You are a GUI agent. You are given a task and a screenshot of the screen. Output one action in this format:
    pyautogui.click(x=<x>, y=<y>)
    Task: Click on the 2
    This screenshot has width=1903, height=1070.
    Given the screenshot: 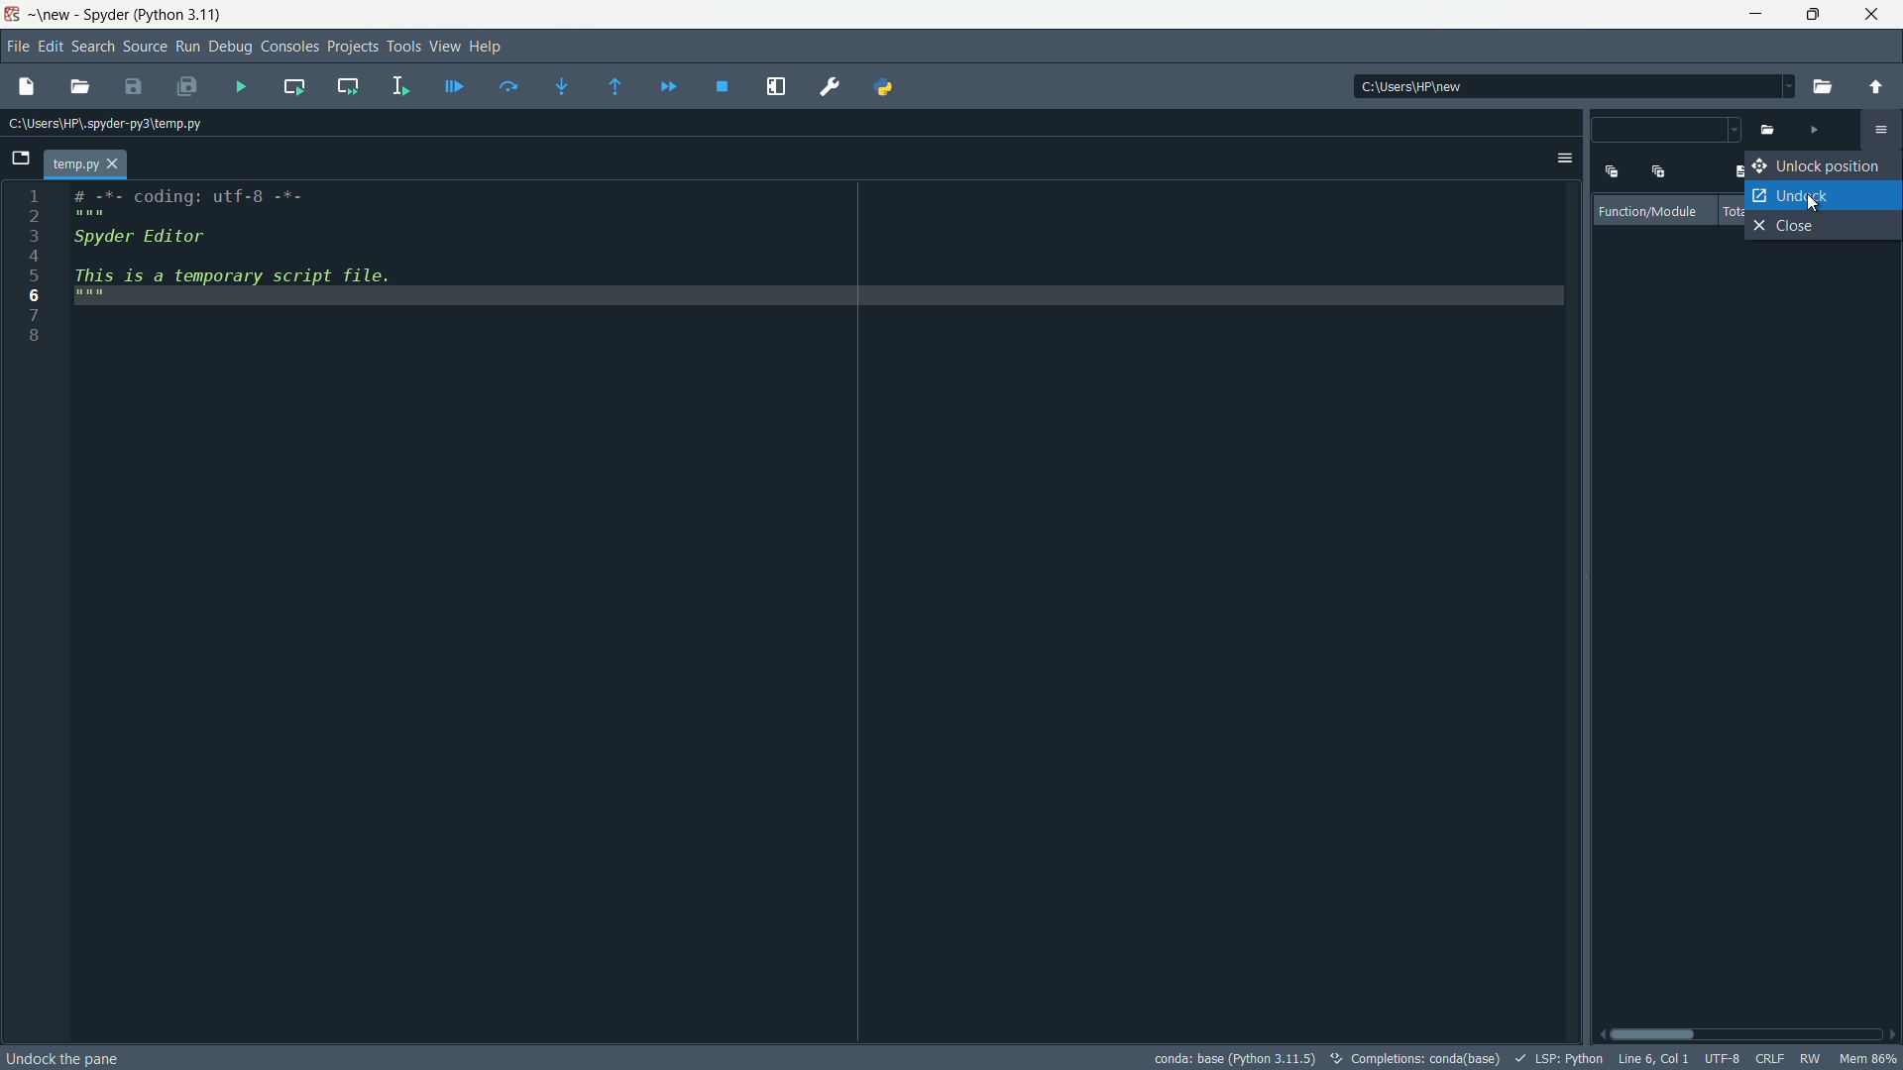 What is the action you would take?
    pyautogui.click(x=35, y=215)
    